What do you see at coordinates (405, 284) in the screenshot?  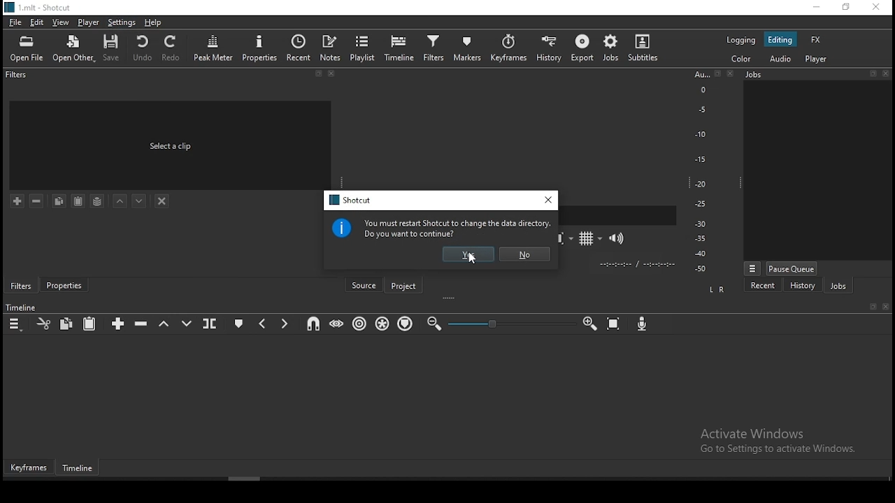 I see `project` at bounding box center [405, 284].